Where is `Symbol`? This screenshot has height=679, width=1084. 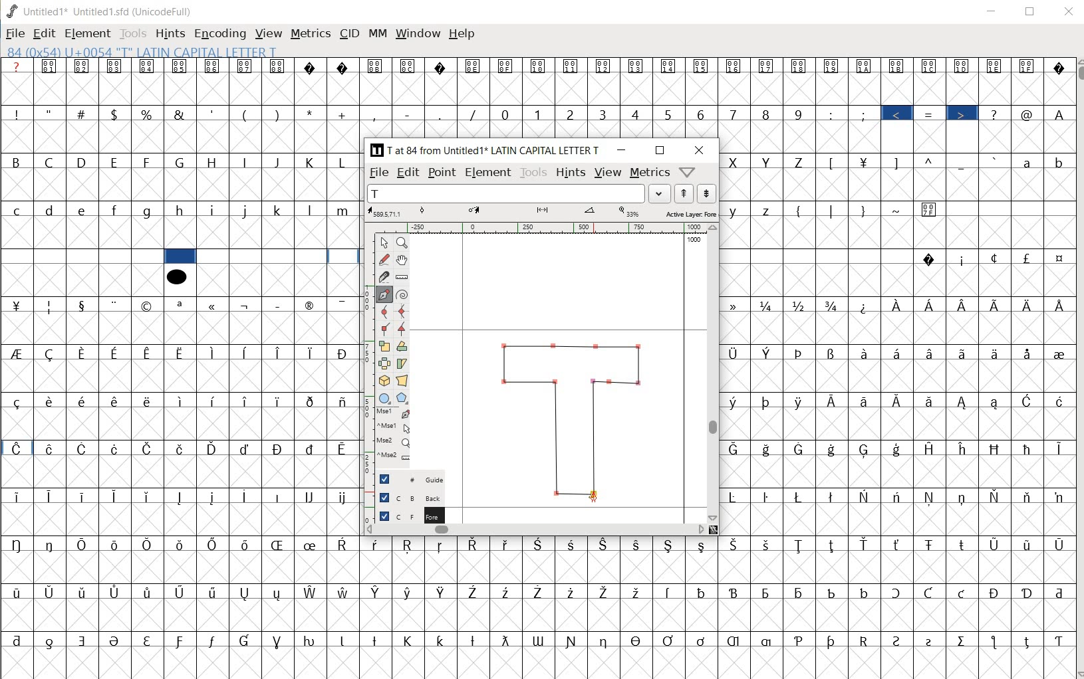
Symbol is located at coordinates (930, 543).